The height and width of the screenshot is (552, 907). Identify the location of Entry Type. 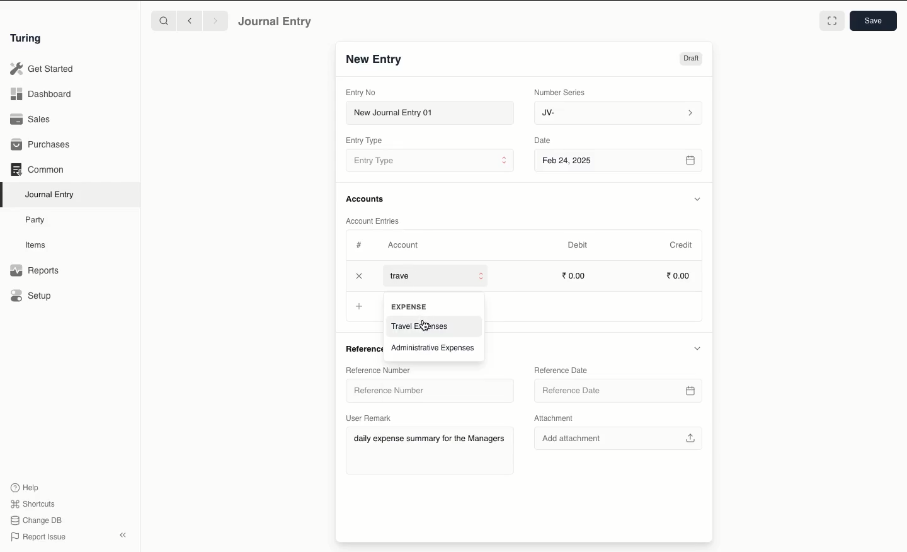
(364, 141).